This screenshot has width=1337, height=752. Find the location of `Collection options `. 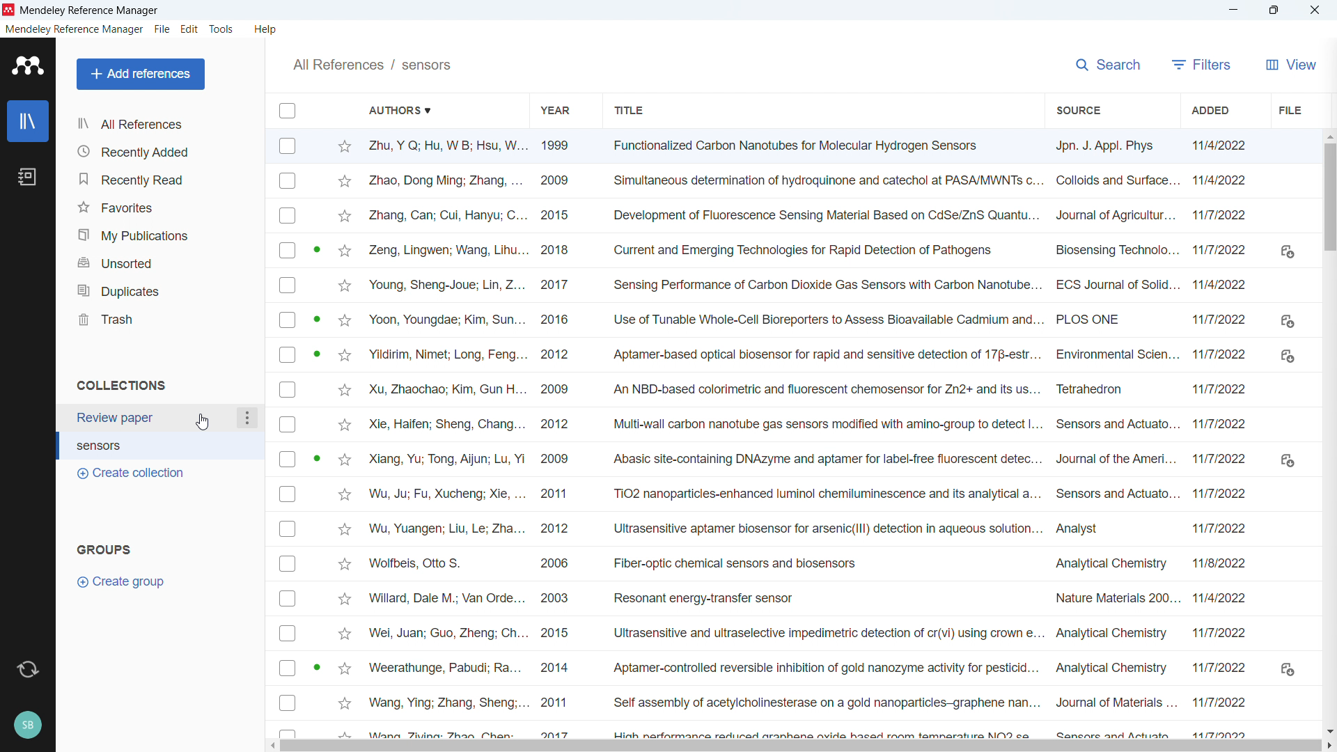

Collection options  is located at coordinates (247, 418).